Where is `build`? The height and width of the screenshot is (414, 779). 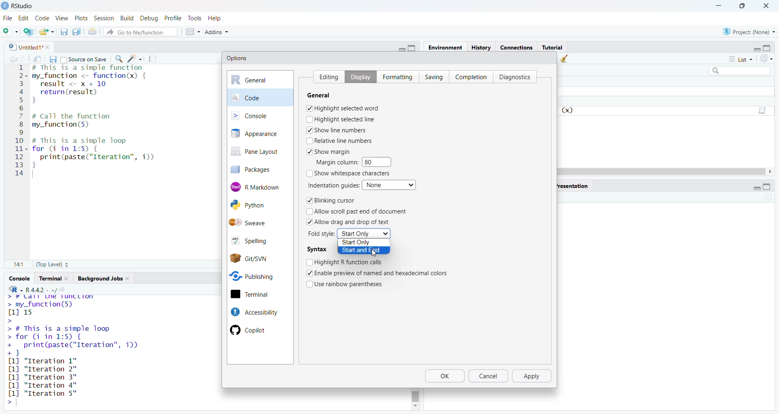
build is located at coordinates (126, 17).